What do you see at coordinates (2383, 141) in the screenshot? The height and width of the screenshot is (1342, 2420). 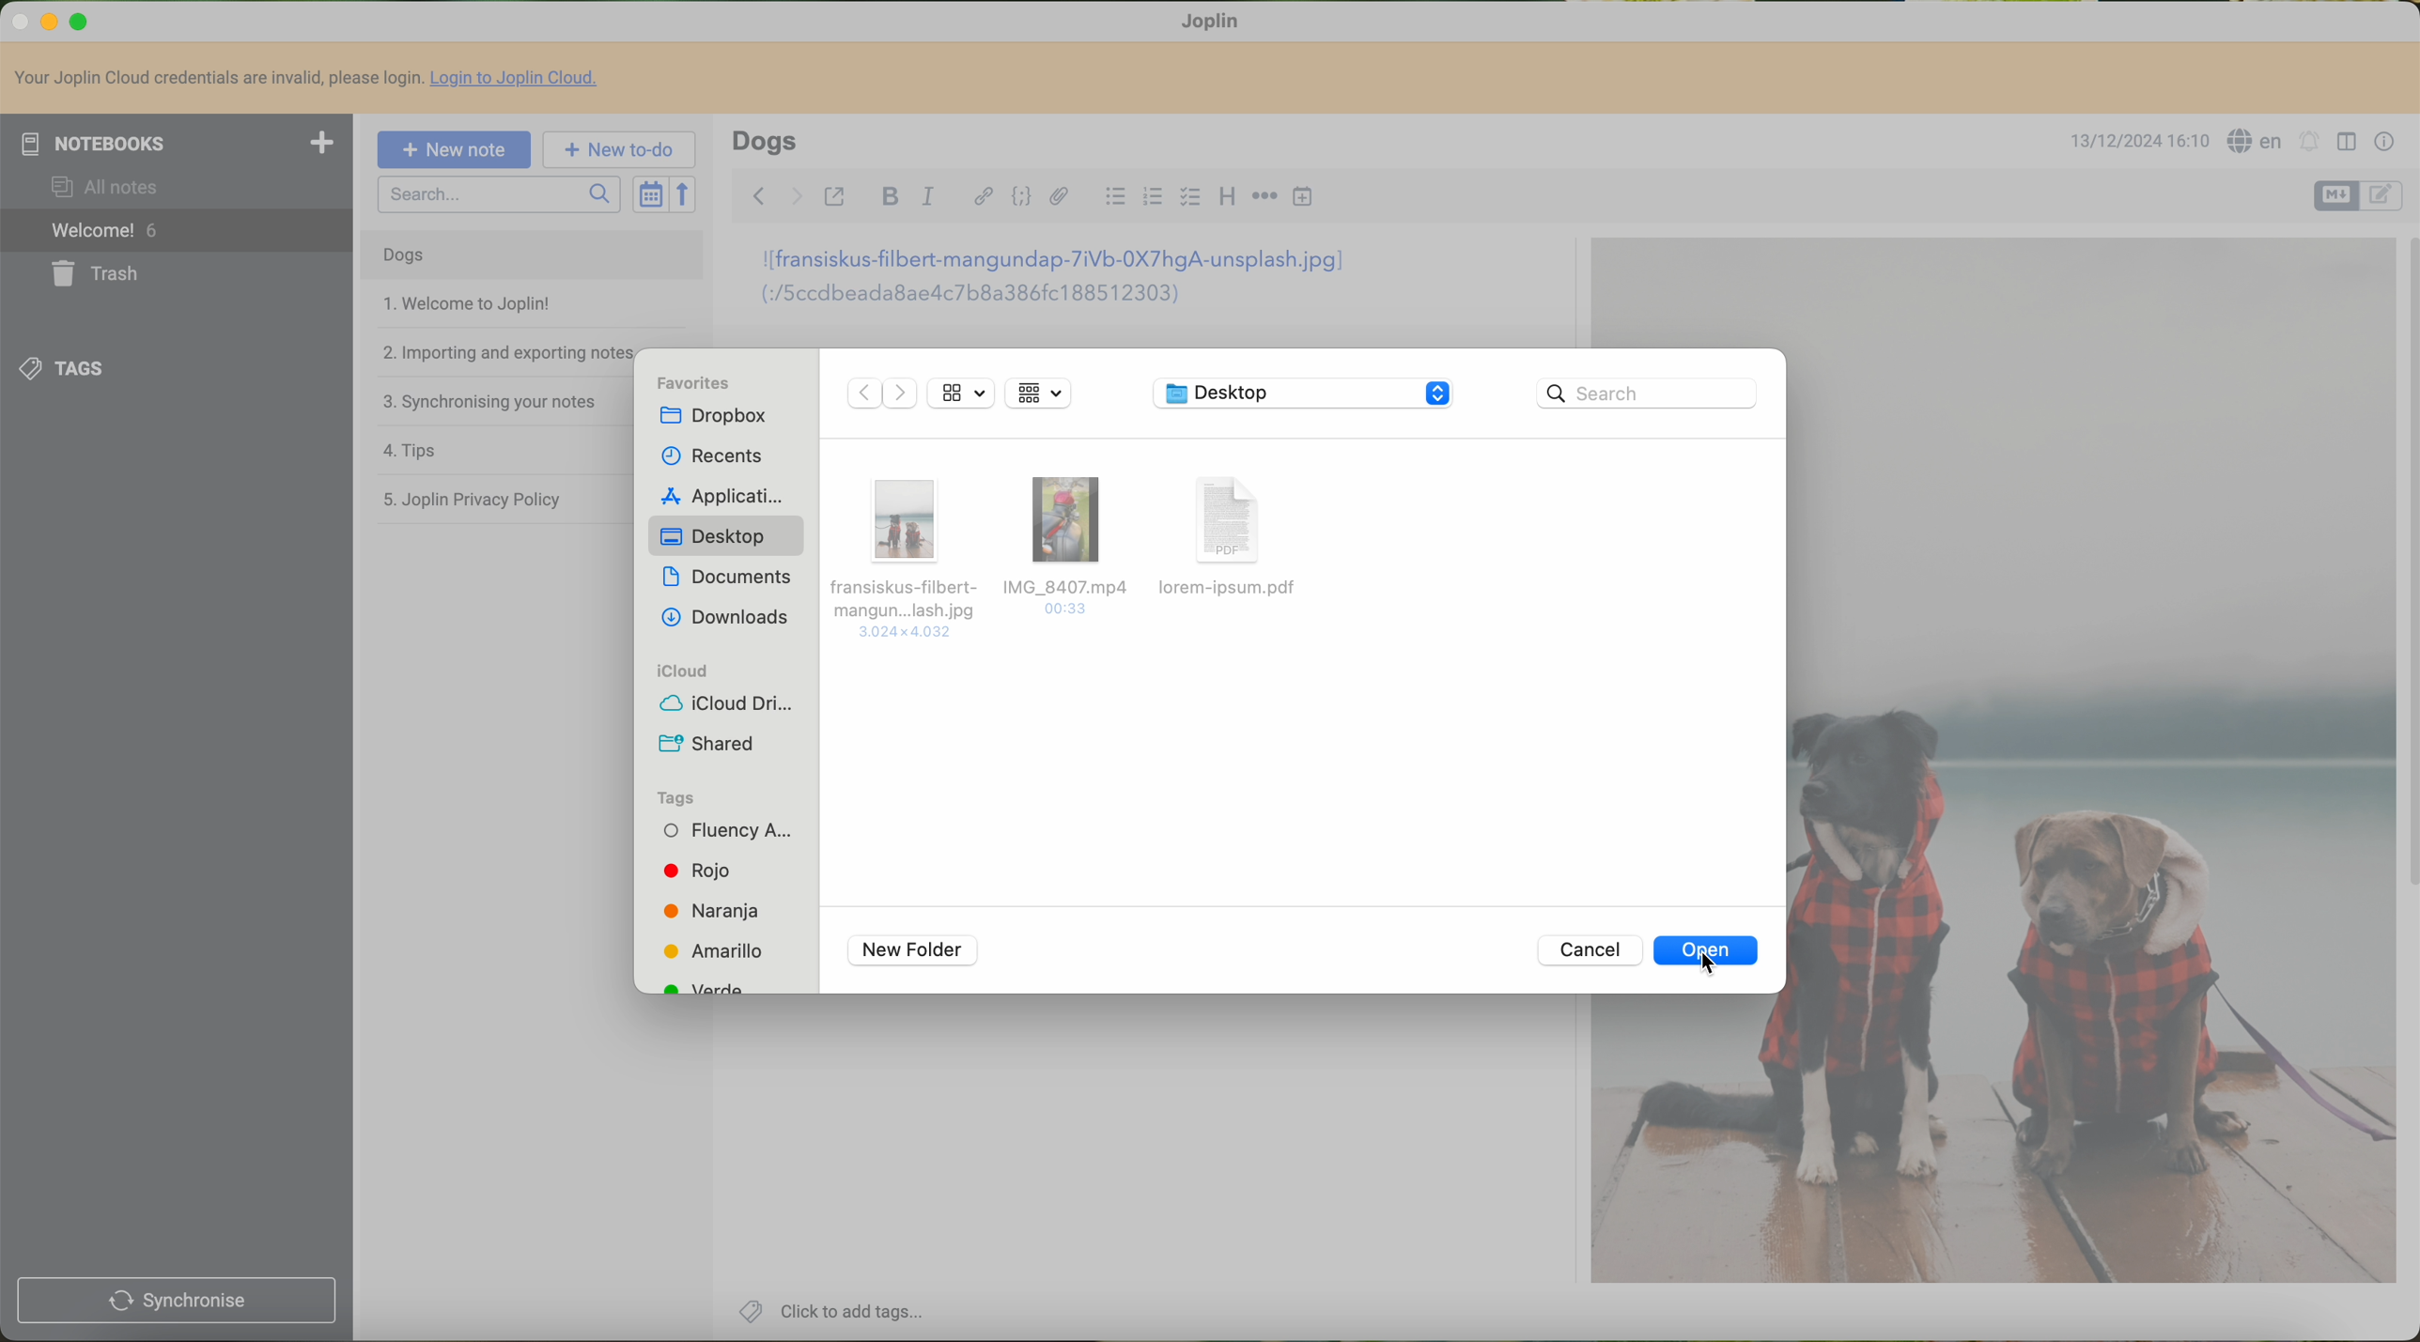 I see `note properties` at bounding box center [2383, 141].